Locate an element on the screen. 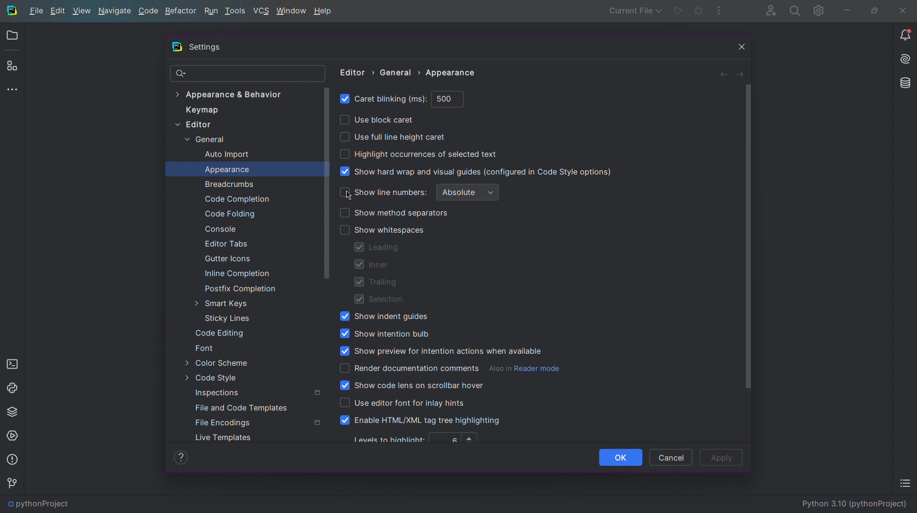 Image resolution: width=917 pixels, height=513 pixels. Show method separators is located at coordinates (395, 213).